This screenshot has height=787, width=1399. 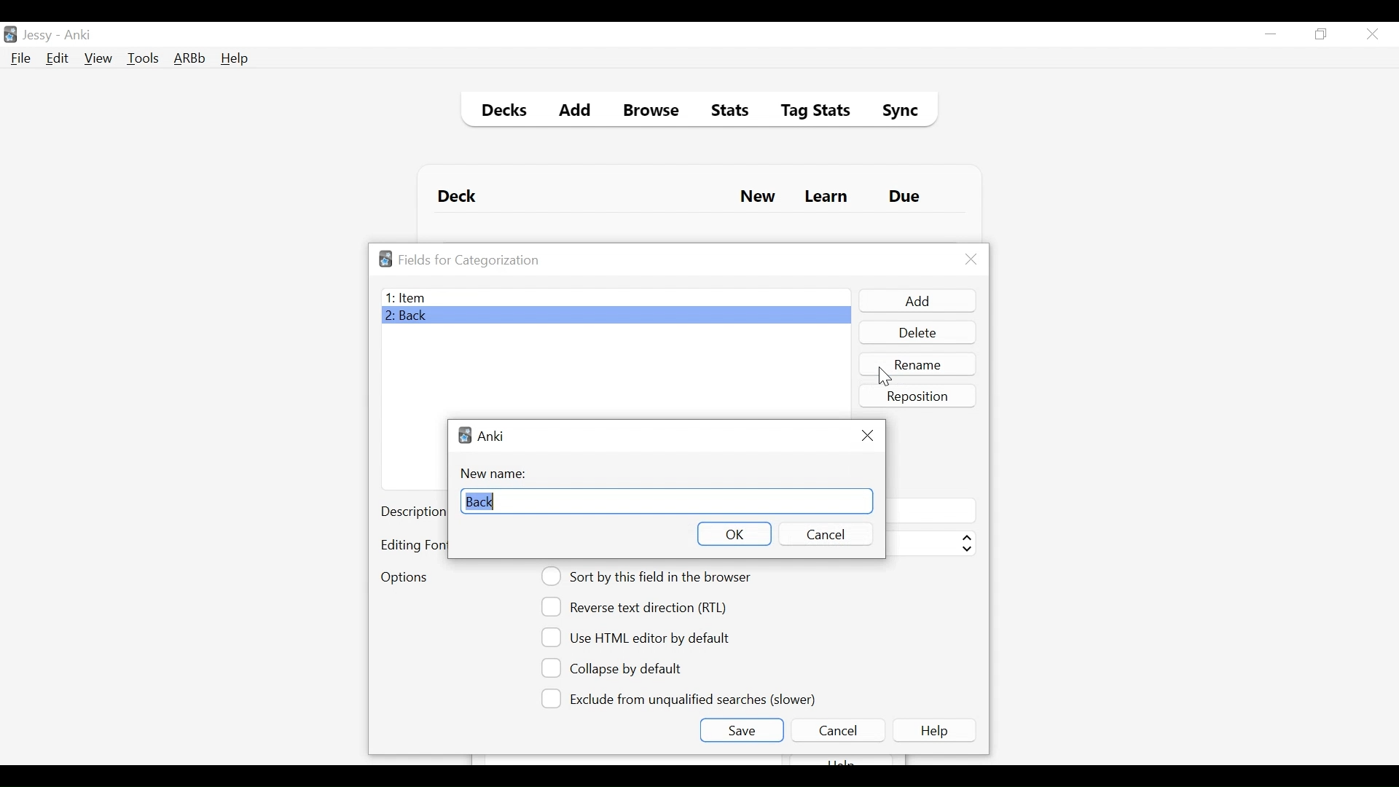 I want to click on Close, so click(x=867, y=435).